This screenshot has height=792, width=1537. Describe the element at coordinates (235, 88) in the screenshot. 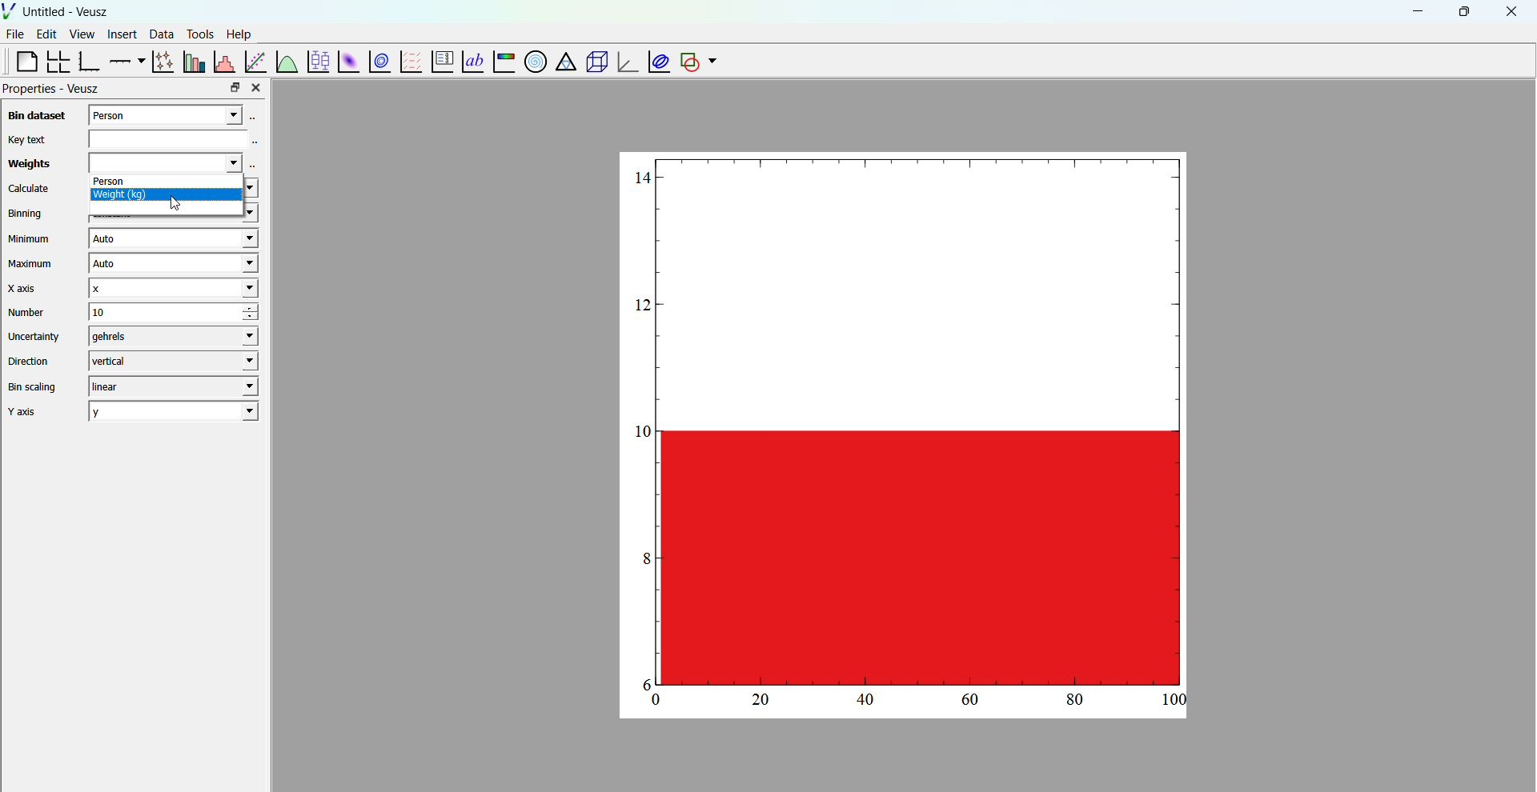

I see `maximize property bar` at that location.